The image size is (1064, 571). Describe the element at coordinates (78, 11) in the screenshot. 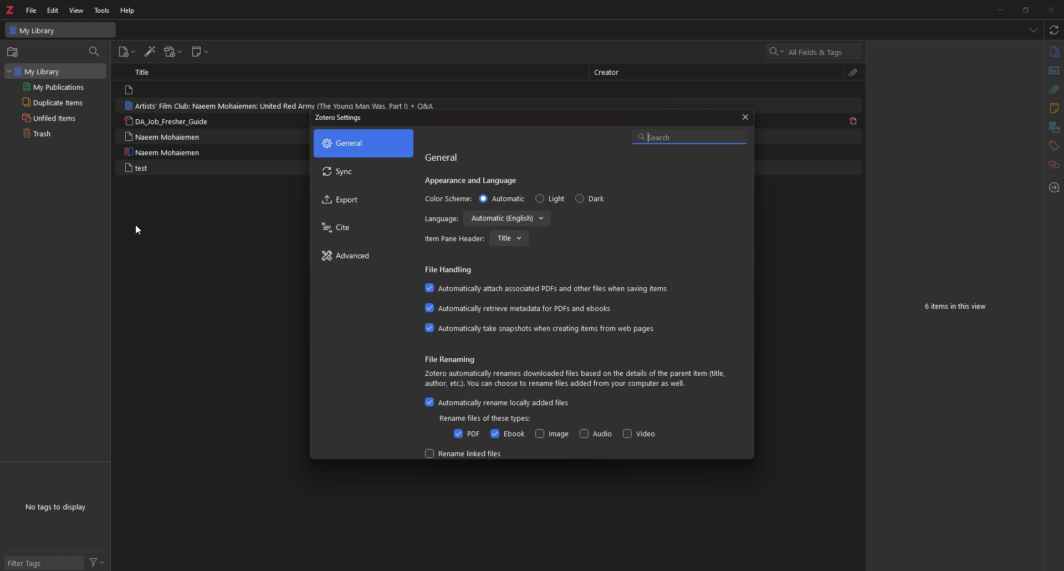

I see `view` at that location.